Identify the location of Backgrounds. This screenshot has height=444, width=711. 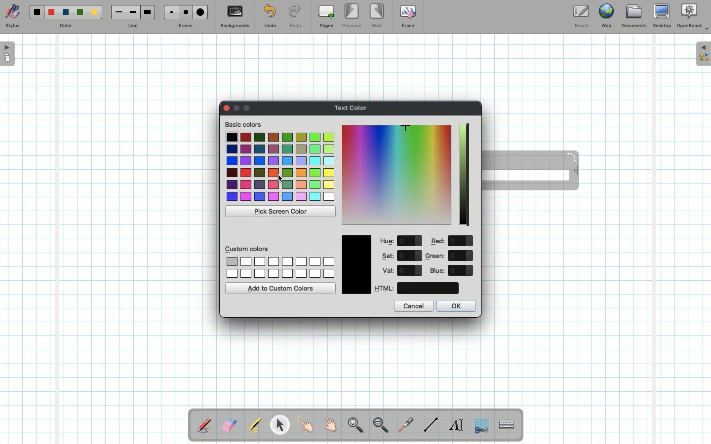
(235, 17).